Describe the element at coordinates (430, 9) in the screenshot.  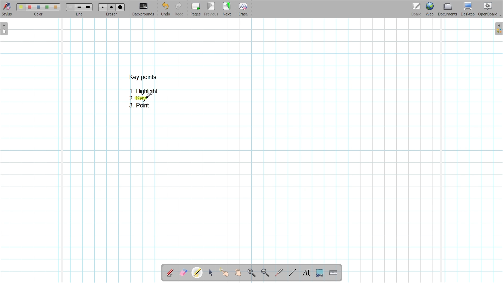
I see `Web` at that location.